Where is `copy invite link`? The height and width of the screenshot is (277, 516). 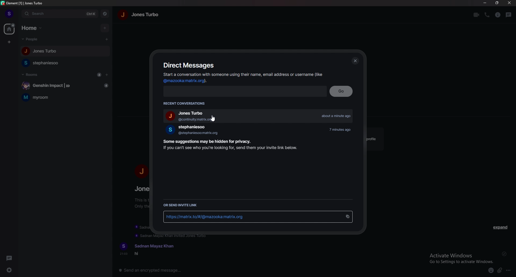
copy invite link is located at coordinates (347, 217).